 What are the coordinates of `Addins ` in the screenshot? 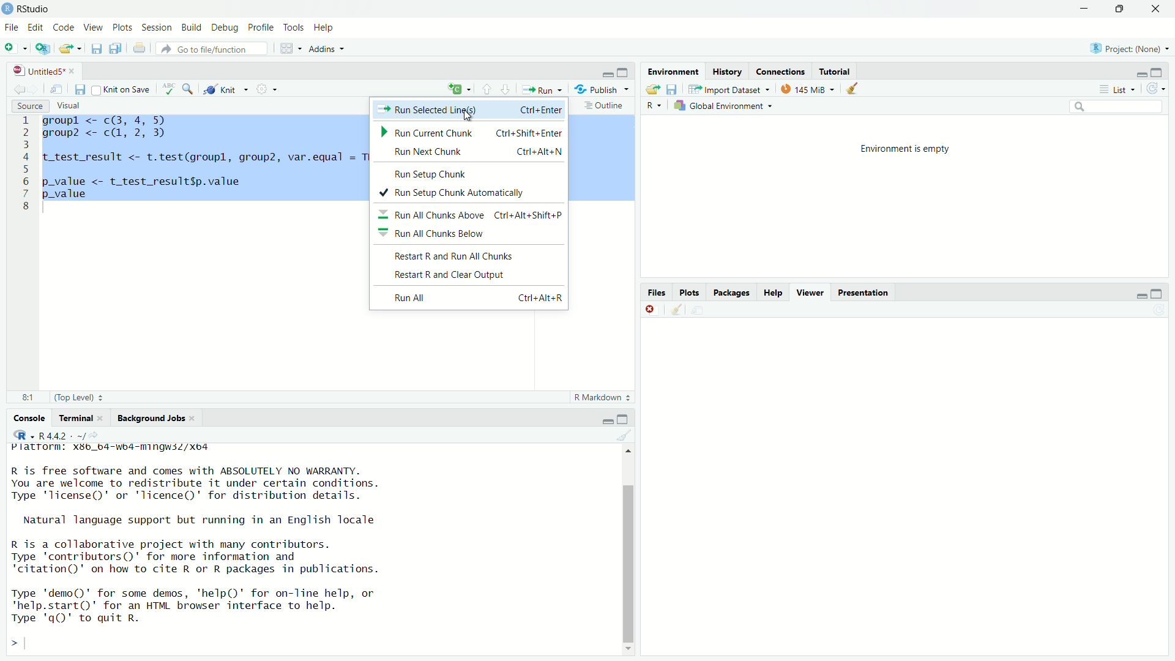 It's located at (323, 49).